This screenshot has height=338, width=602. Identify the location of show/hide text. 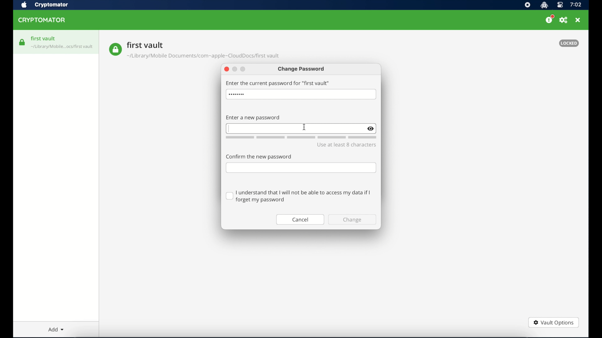
(370, 129).